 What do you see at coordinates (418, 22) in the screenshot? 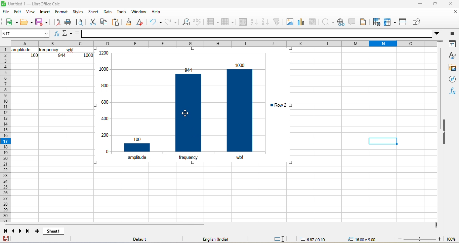
I see `show draw function` at bounding box center [418, 22].